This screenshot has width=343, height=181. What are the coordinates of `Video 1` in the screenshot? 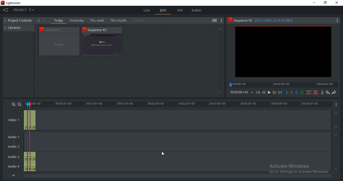 It's located at (14, 120).